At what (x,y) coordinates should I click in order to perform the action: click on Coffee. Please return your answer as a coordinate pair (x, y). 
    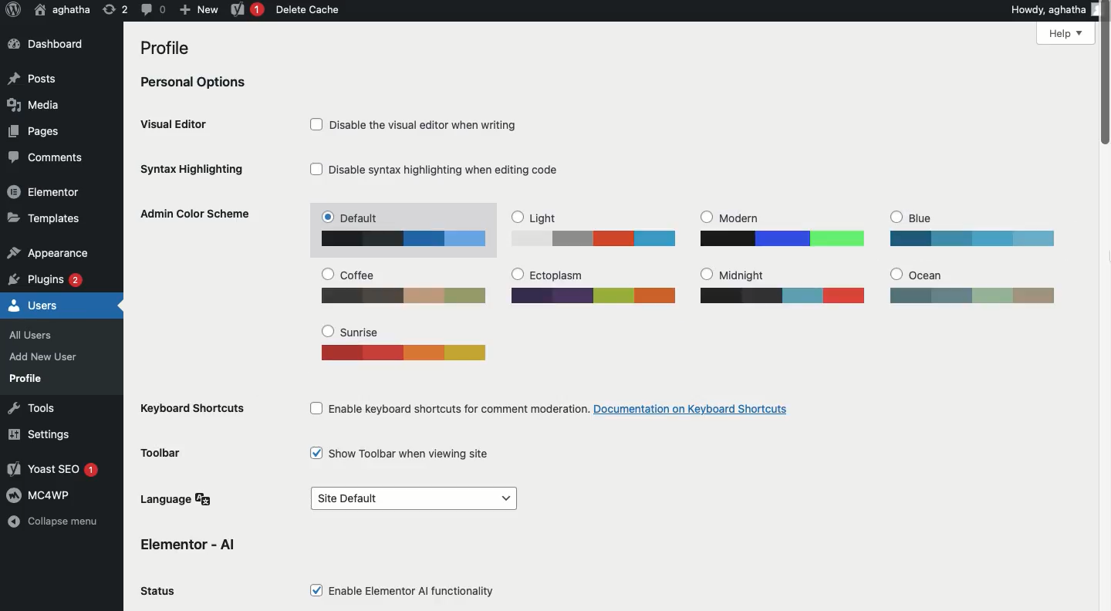
    Looking at the image, I should click on (402, 287).